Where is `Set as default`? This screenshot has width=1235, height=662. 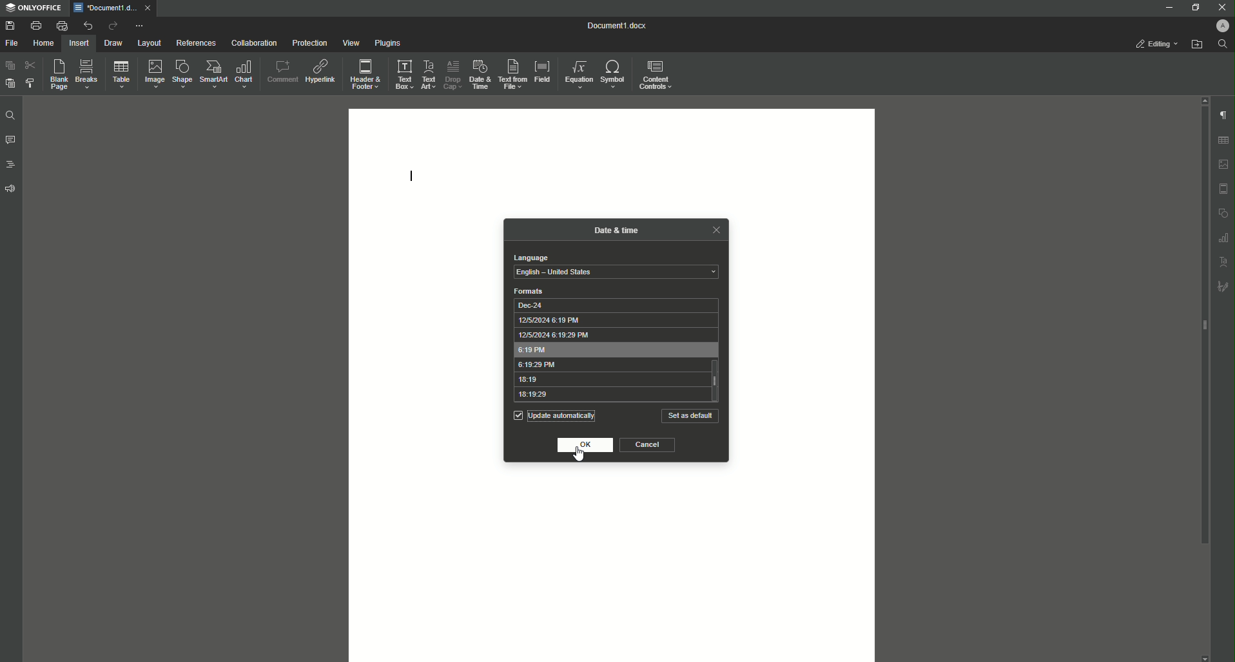
Set as default is located at coordinates (690, 416).